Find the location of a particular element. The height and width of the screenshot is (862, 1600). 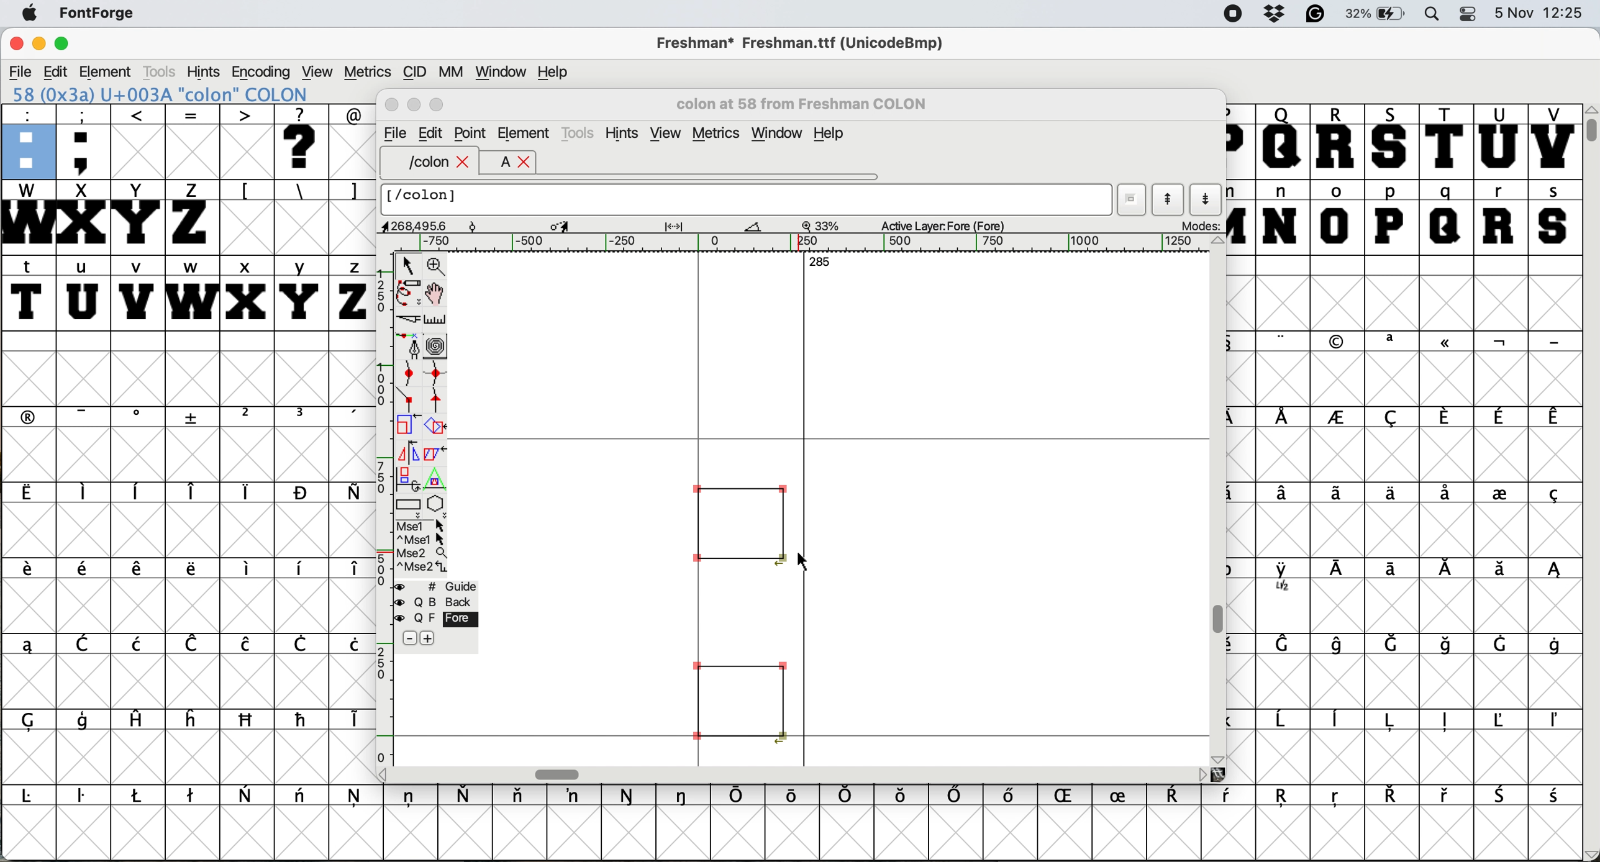

z is located at coordinates (349, 293).